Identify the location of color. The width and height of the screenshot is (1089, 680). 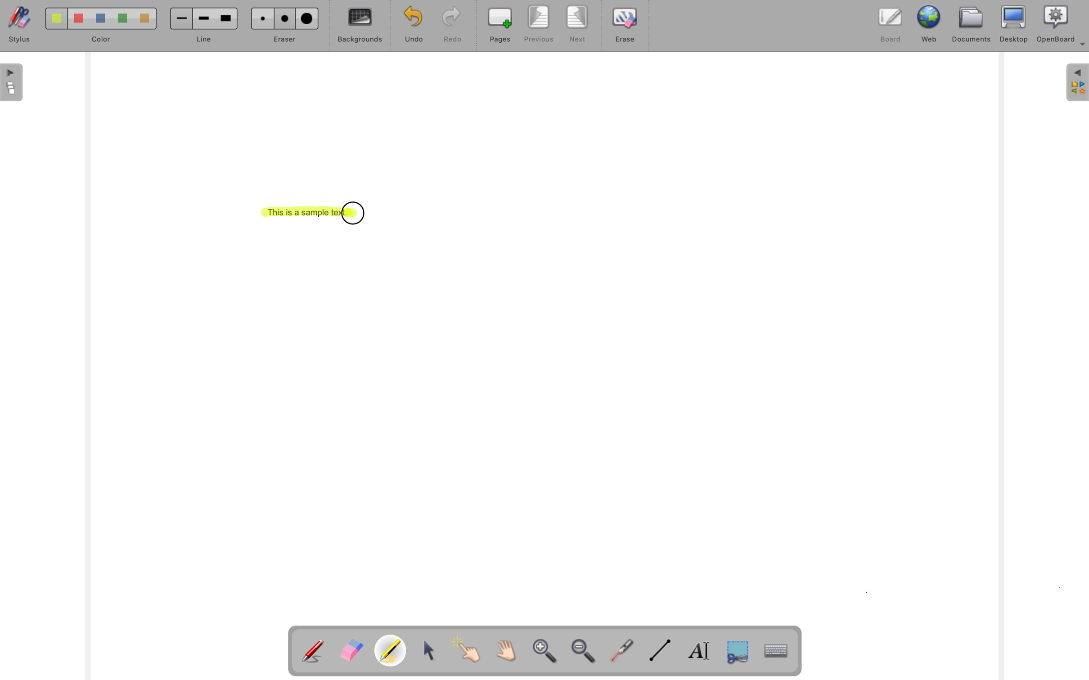
(102, 40).